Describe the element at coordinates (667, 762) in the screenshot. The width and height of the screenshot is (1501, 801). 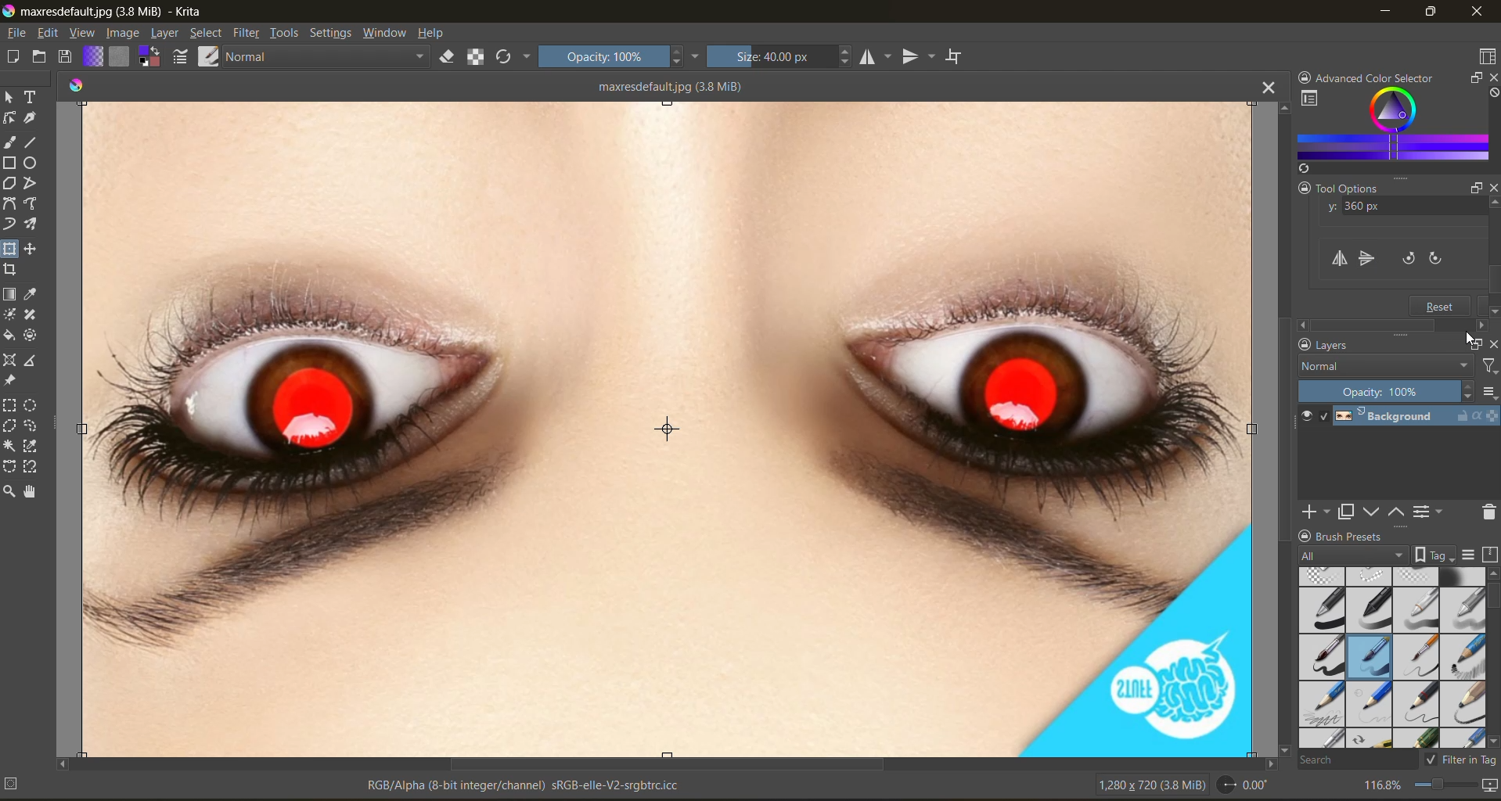
I see `horizontal scroll bar` at that location.